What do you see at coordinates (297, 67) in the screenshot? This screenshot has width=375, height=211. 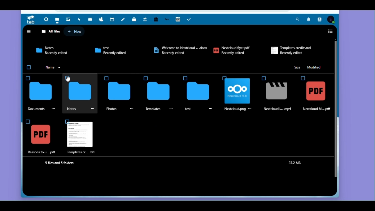 I see `Size` at bounding box center [297, 67].